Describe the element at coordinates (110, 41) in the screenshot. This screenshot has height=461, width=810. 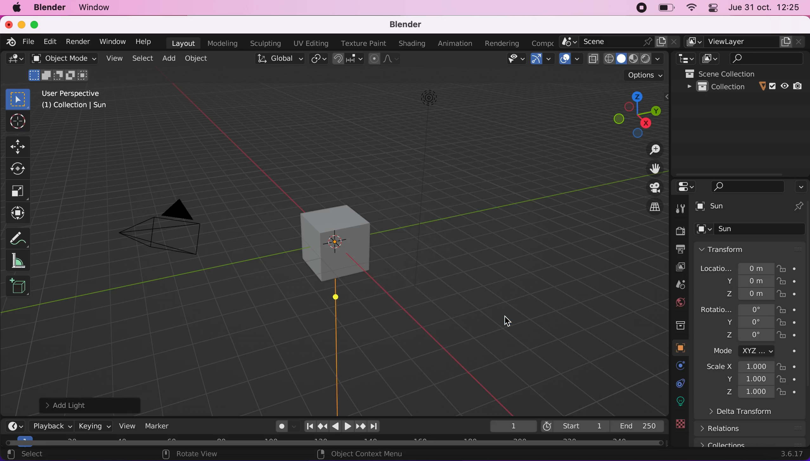
I see `window` at that location.